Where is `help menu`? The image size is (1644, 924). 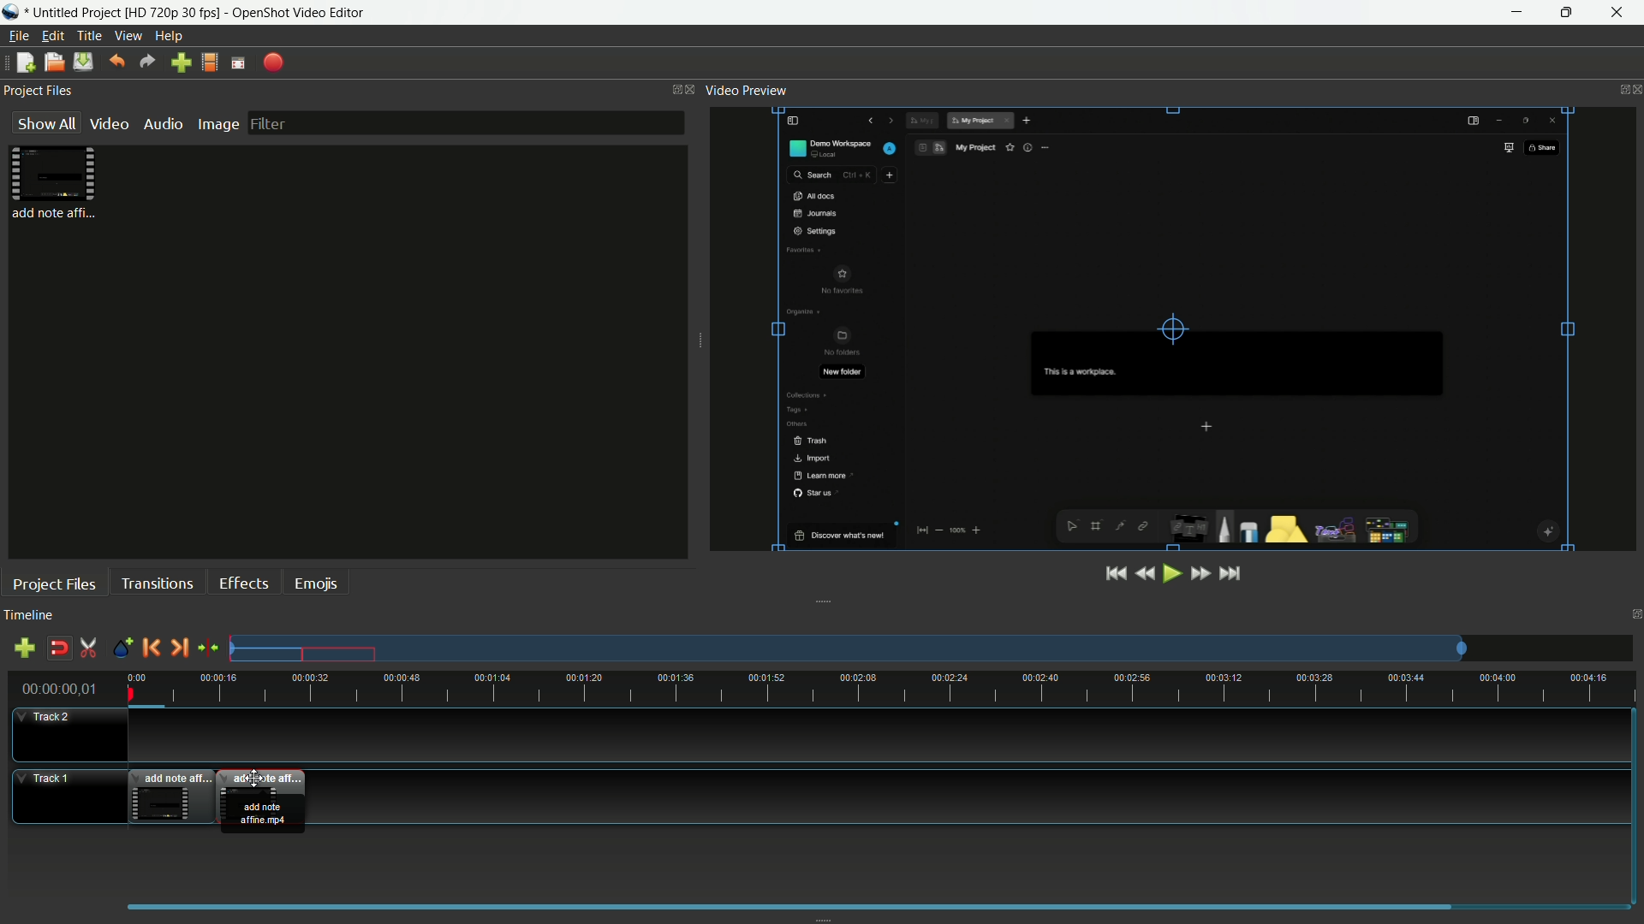
help menu is located at coordinates (169, 37).